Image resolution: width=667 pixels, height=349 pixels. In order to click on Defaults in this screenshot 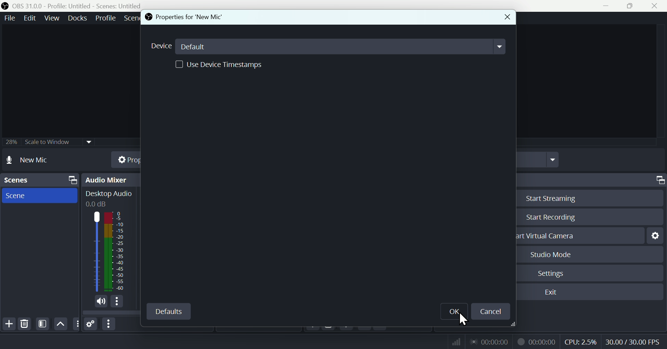, I will do `click(168, 311)`.